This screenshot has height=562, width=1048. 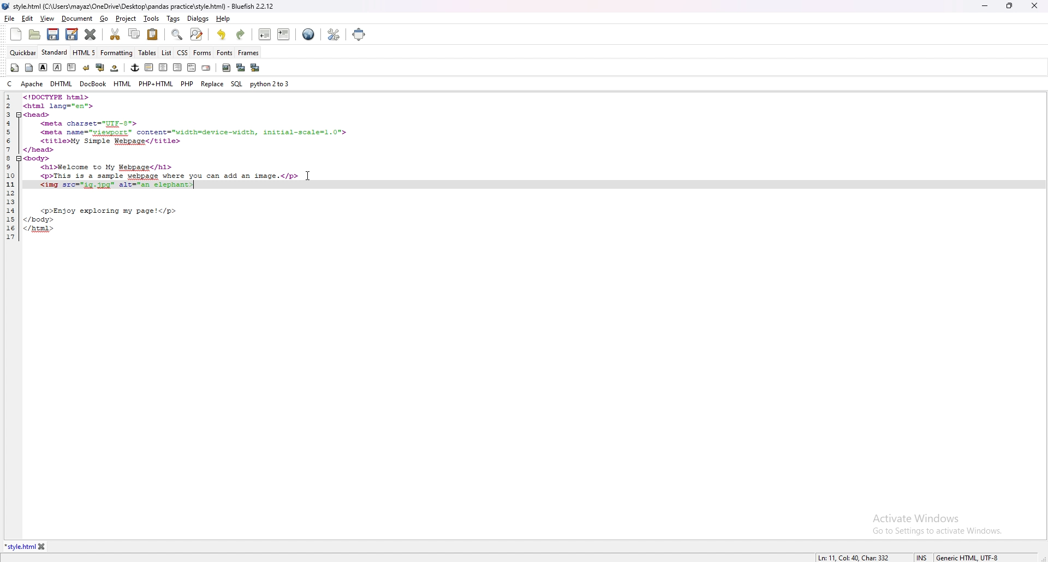 What do you see at coordinates (32, 84) in the screenshot?
I see `apache` at bounding box center [32, 84].